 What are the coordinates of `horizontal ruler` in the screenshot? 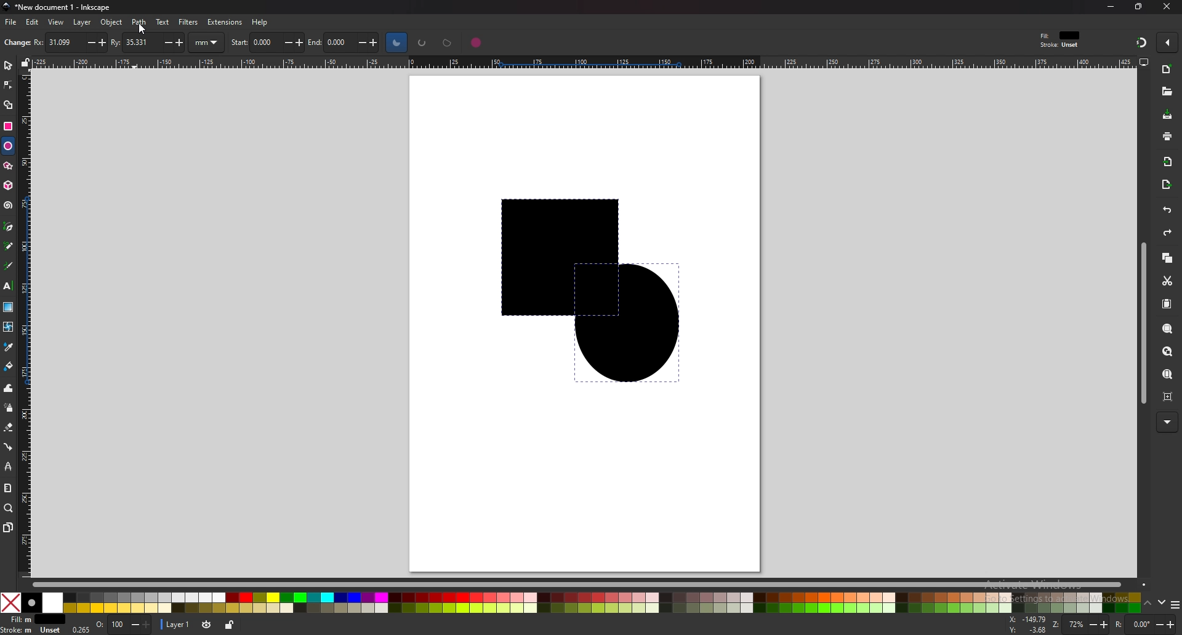 It's located at (578, 62).